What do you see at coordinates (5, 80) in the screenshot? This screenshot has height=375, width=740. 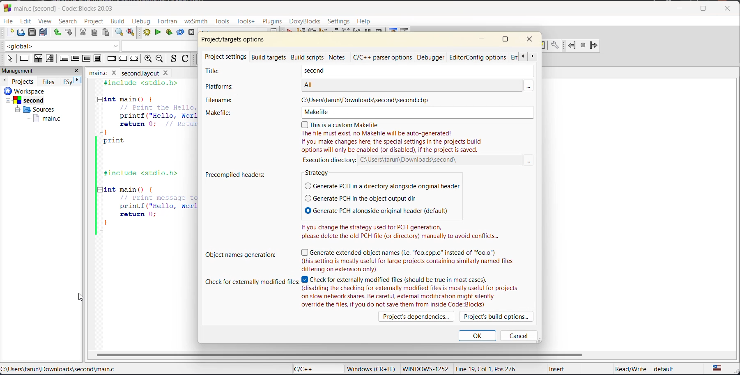 I see `previous` at bounding box center [5, 80].